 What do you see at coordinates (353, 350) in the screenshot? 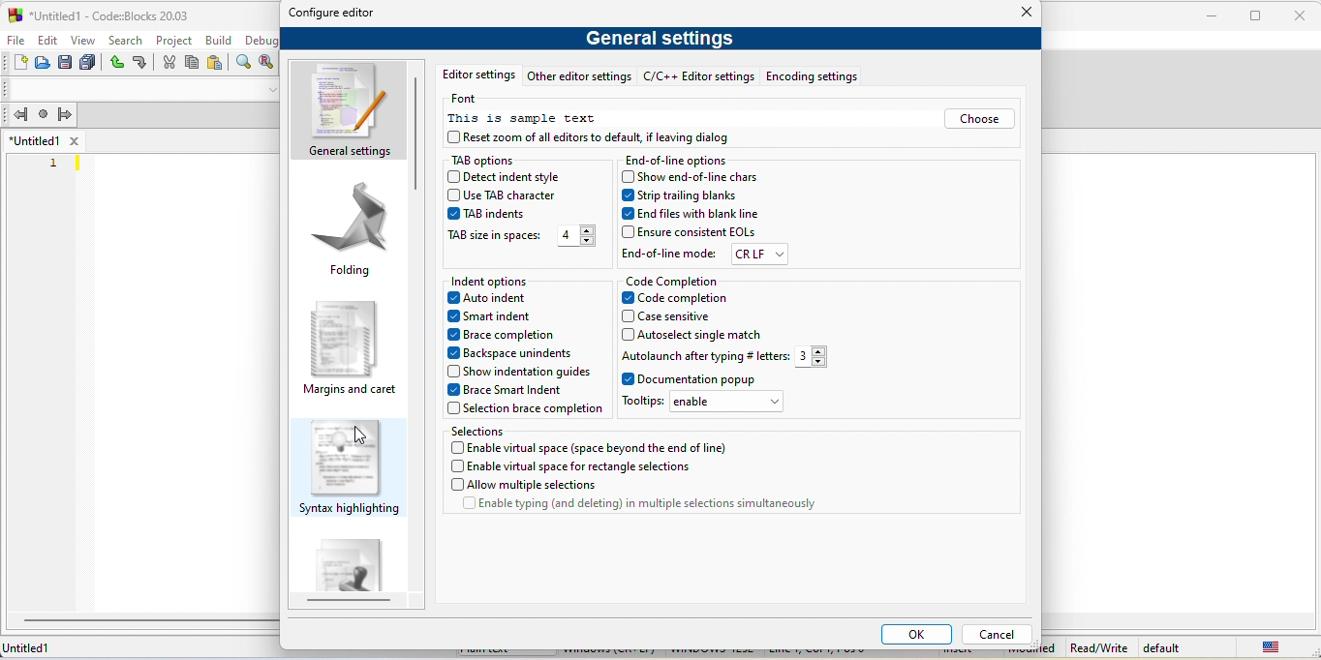
I see `margins and caret` at bounding box center [353, 350].